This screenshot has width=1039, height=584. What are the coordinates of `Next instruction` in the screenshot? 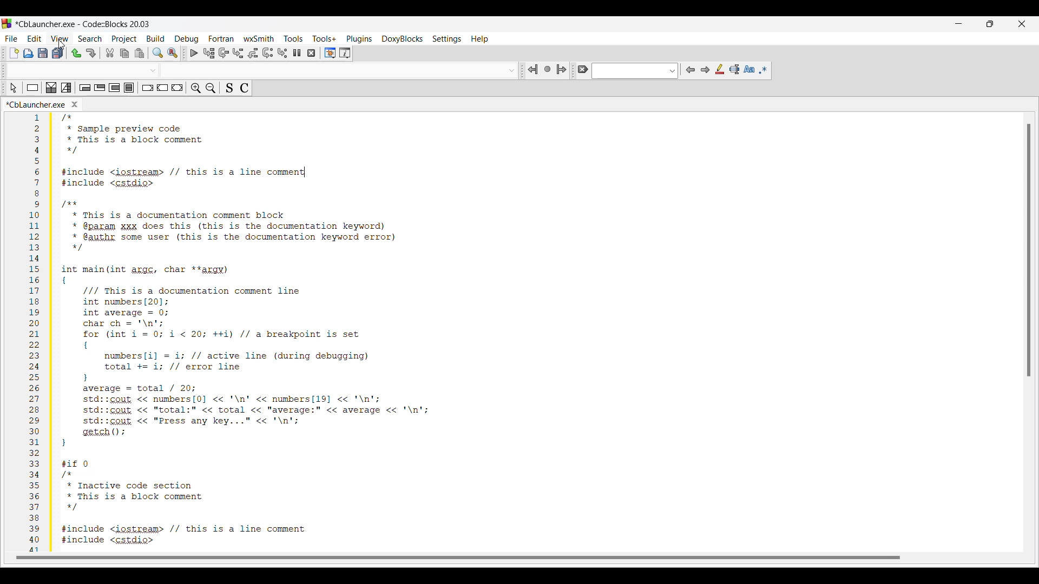 It's located at (268, 53).